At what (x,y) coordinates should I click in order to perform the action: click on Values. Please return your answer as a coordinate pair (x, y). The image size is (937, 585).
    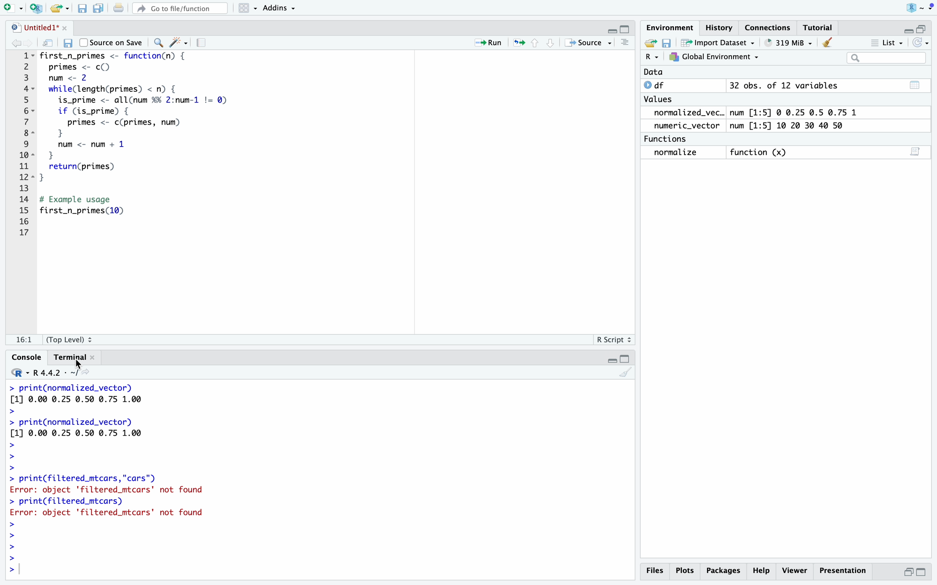
    Looking at the image, I should click on (662, 99).